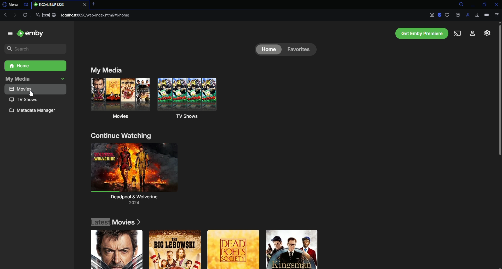 The width and height of the screenshot is (502, 269). Describe the element at coordinates (115, 222) in the screenshot. I see `Latest Movies` at that location.